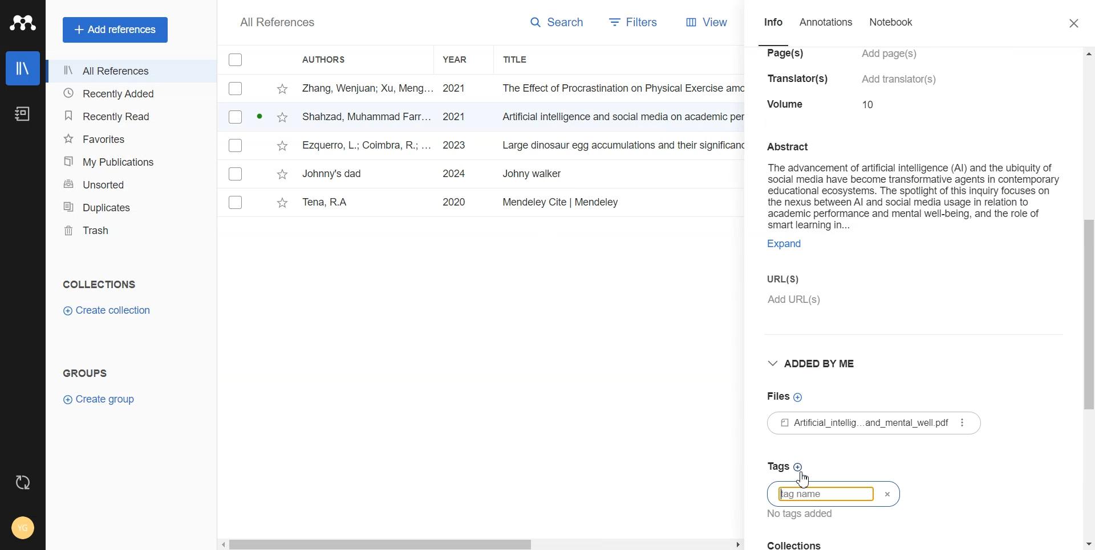  Describe the element at coordinates (482, 146) in the screenshot. I see `File` at that location.